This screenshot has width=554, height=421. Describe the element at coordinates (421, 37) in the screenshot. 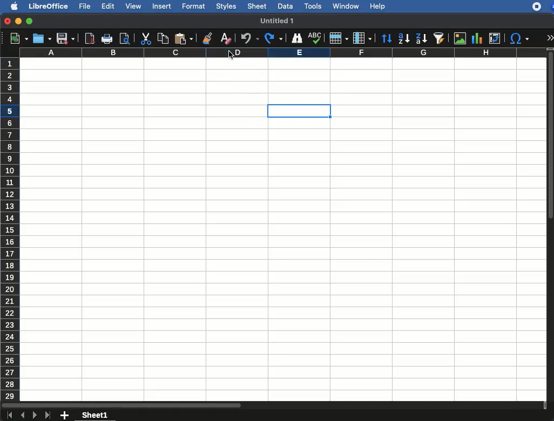

I see `descendinga` at that location.